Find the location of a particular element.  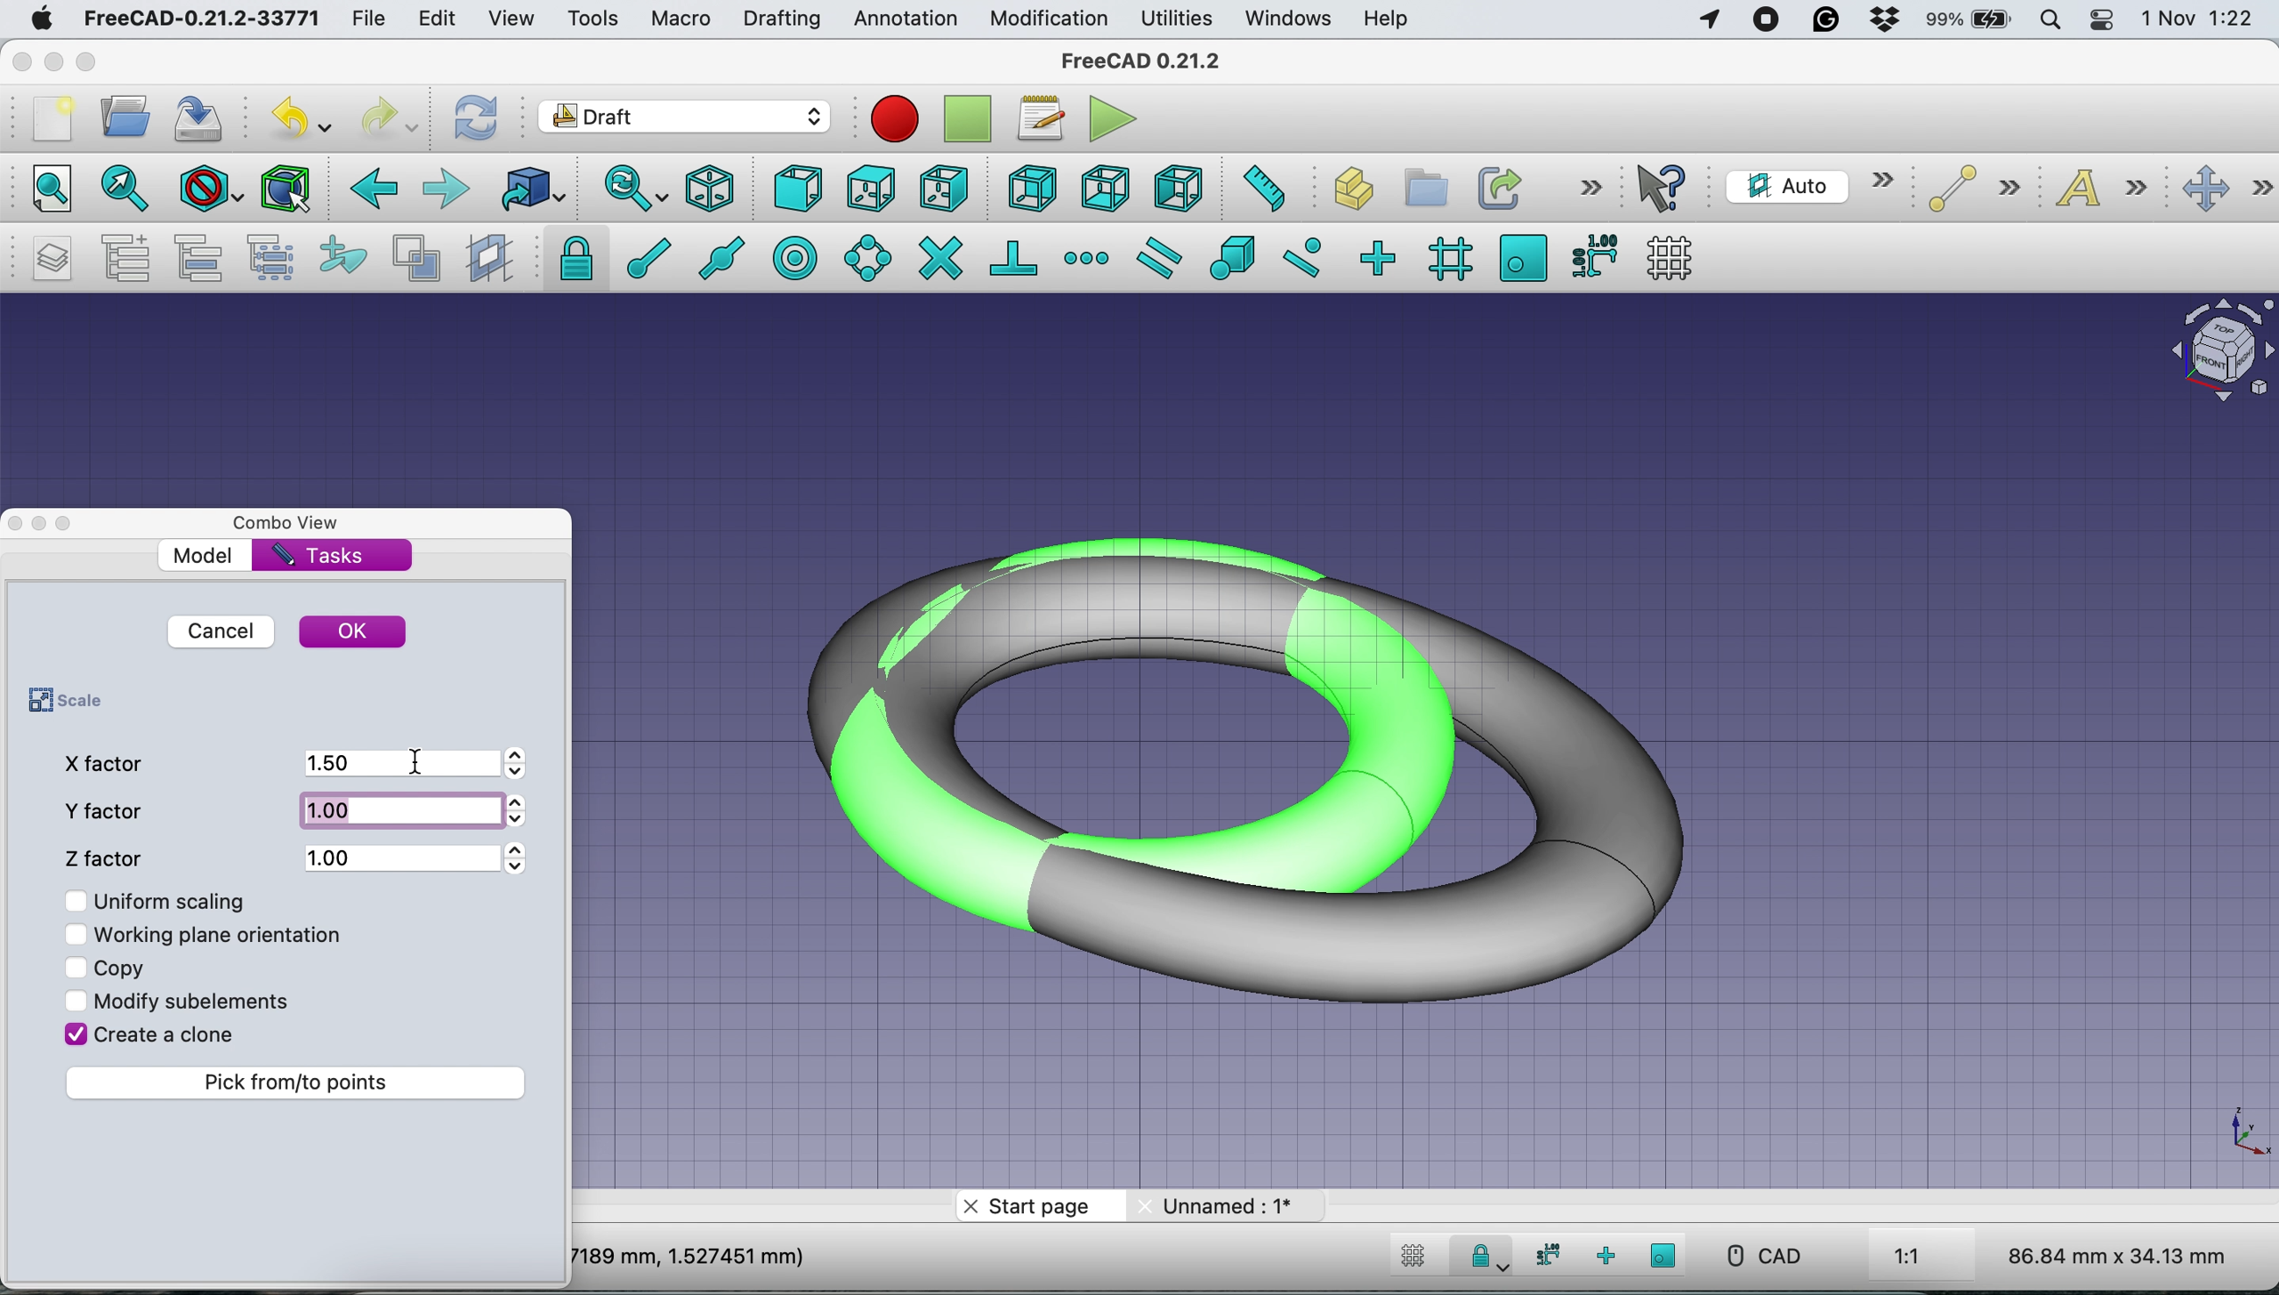

1.5 is located at coordinates (397, 761).